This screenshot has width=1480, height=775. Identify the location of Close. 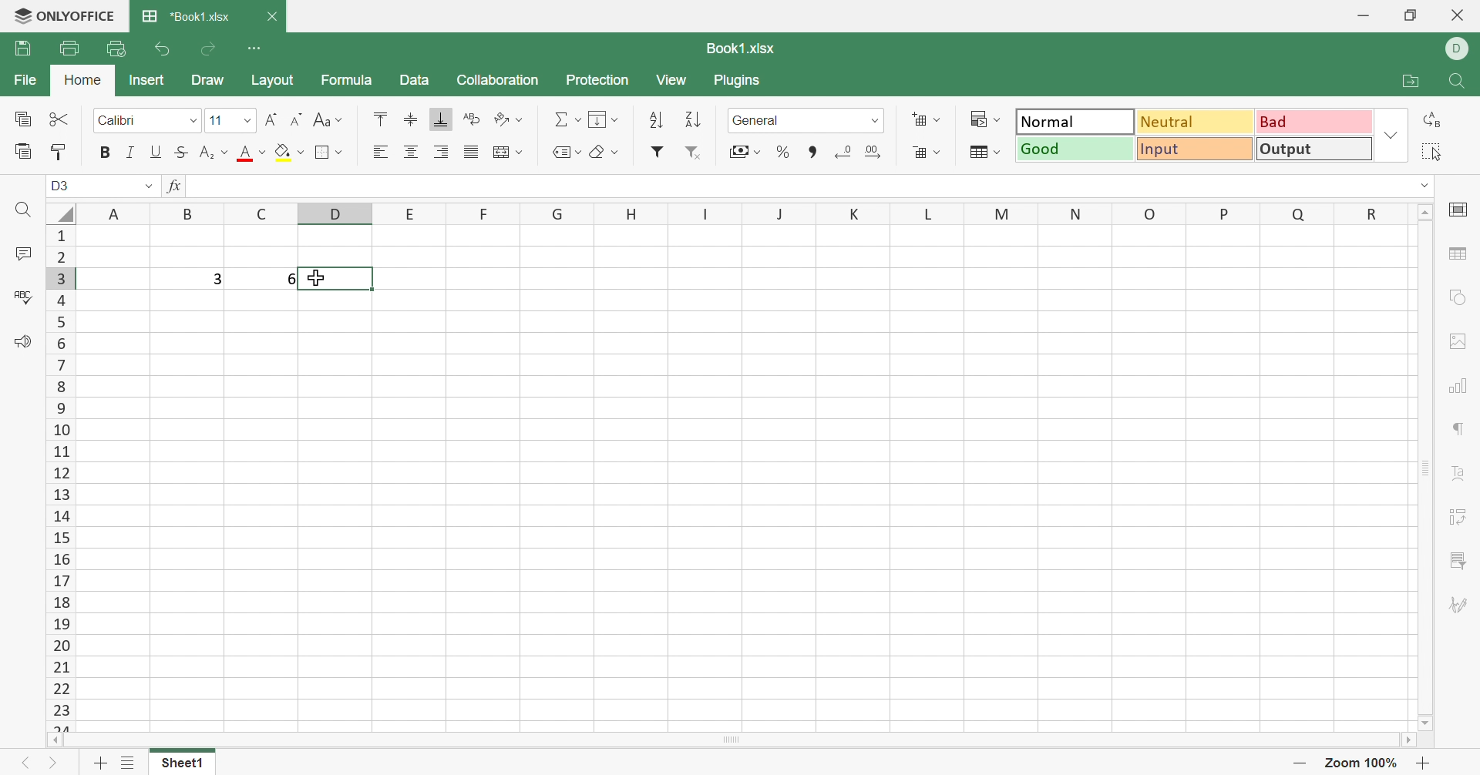
(1461, 14).